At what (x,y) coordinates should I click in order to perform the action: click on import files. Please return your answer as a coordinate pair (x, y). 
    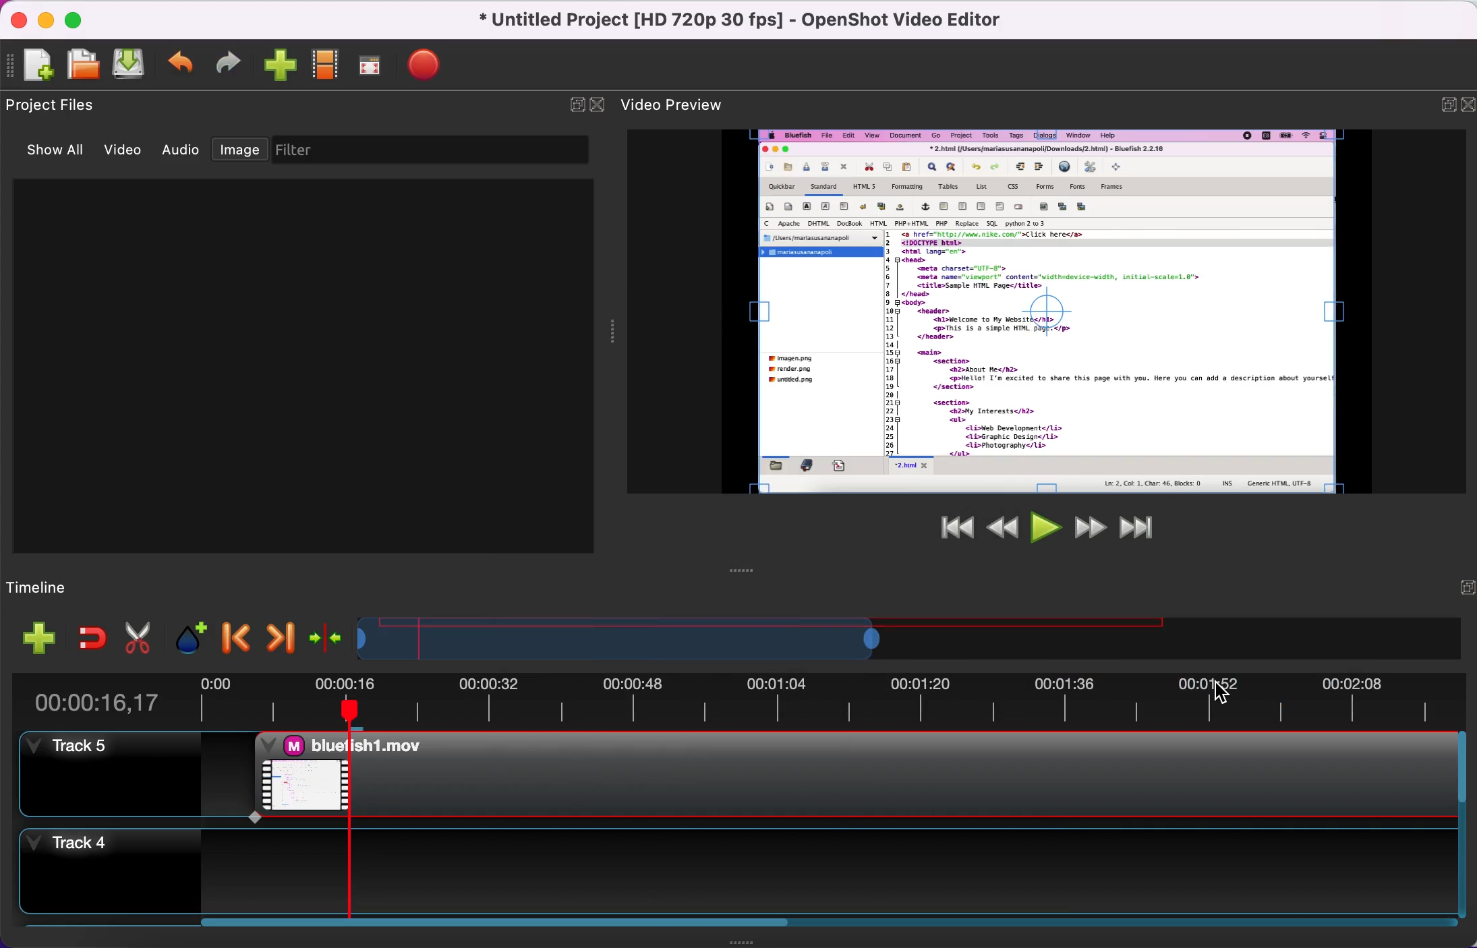
    Looking at the image, I should click on (281, 67).